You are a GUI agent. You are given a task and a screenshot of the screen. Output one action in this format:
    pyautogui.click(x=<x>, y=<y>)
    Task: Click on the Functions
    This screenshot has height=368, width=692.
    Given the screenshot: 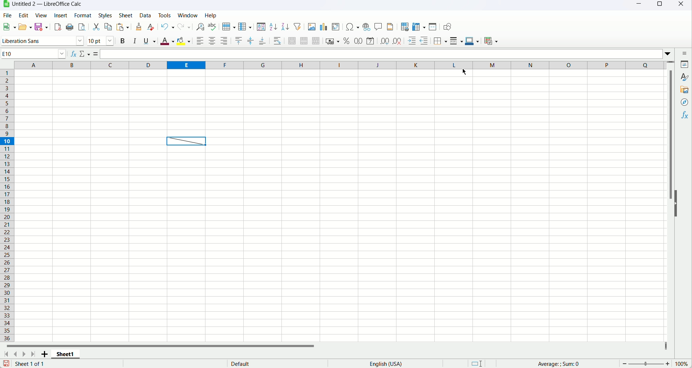 What is the action you would take?
    pyautogui.click(x=685, y=115)
    